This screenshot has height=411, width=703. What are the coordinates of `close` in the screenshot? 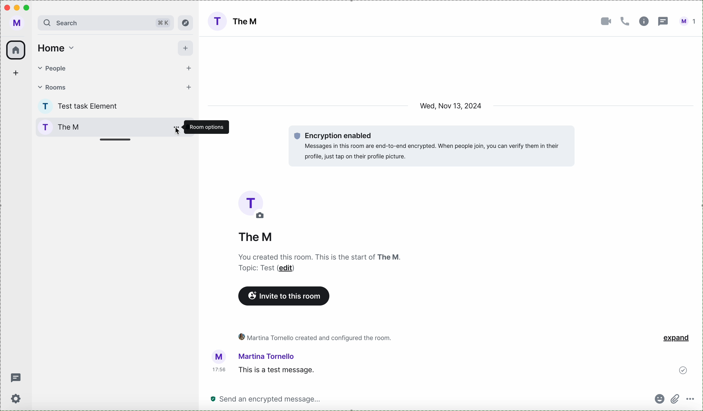 It's located at (6, 8).